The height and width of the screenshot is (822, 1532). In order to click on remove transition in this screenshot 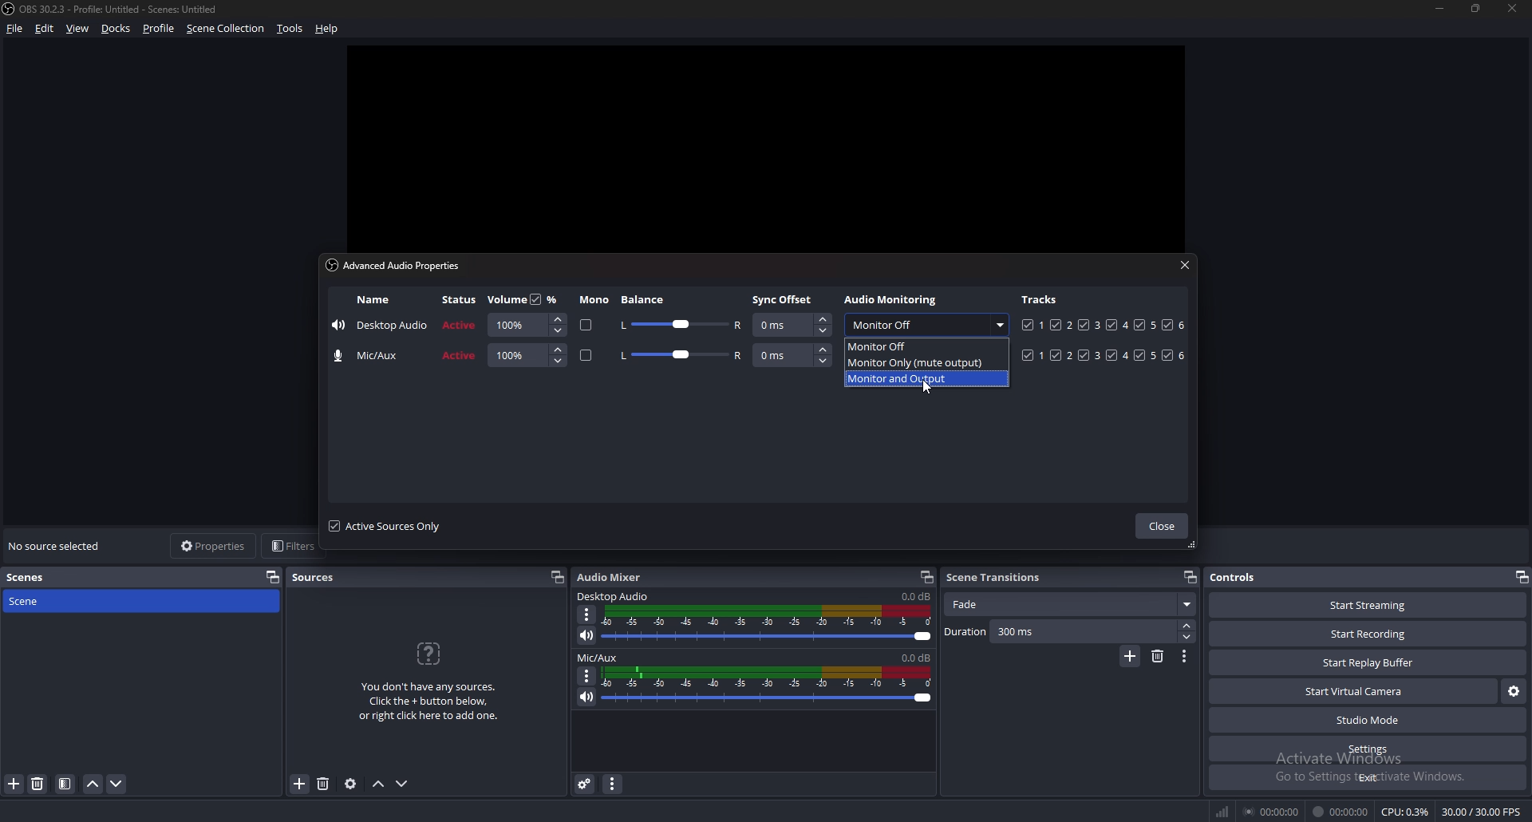, I will do `click(1157, 657)`.